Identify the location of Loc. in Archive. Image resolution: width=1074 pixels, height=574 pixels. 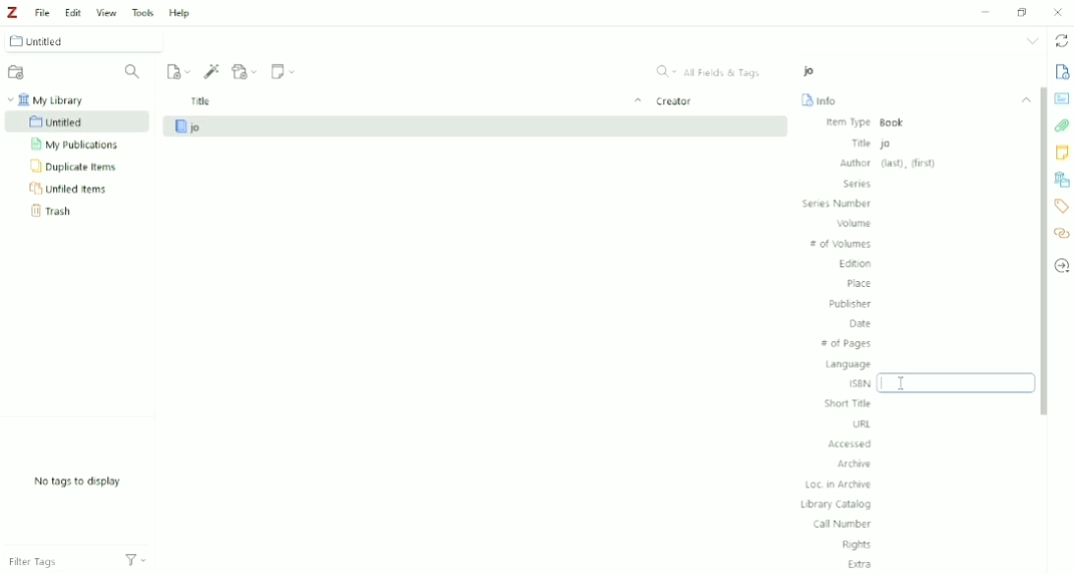
(839, 486).